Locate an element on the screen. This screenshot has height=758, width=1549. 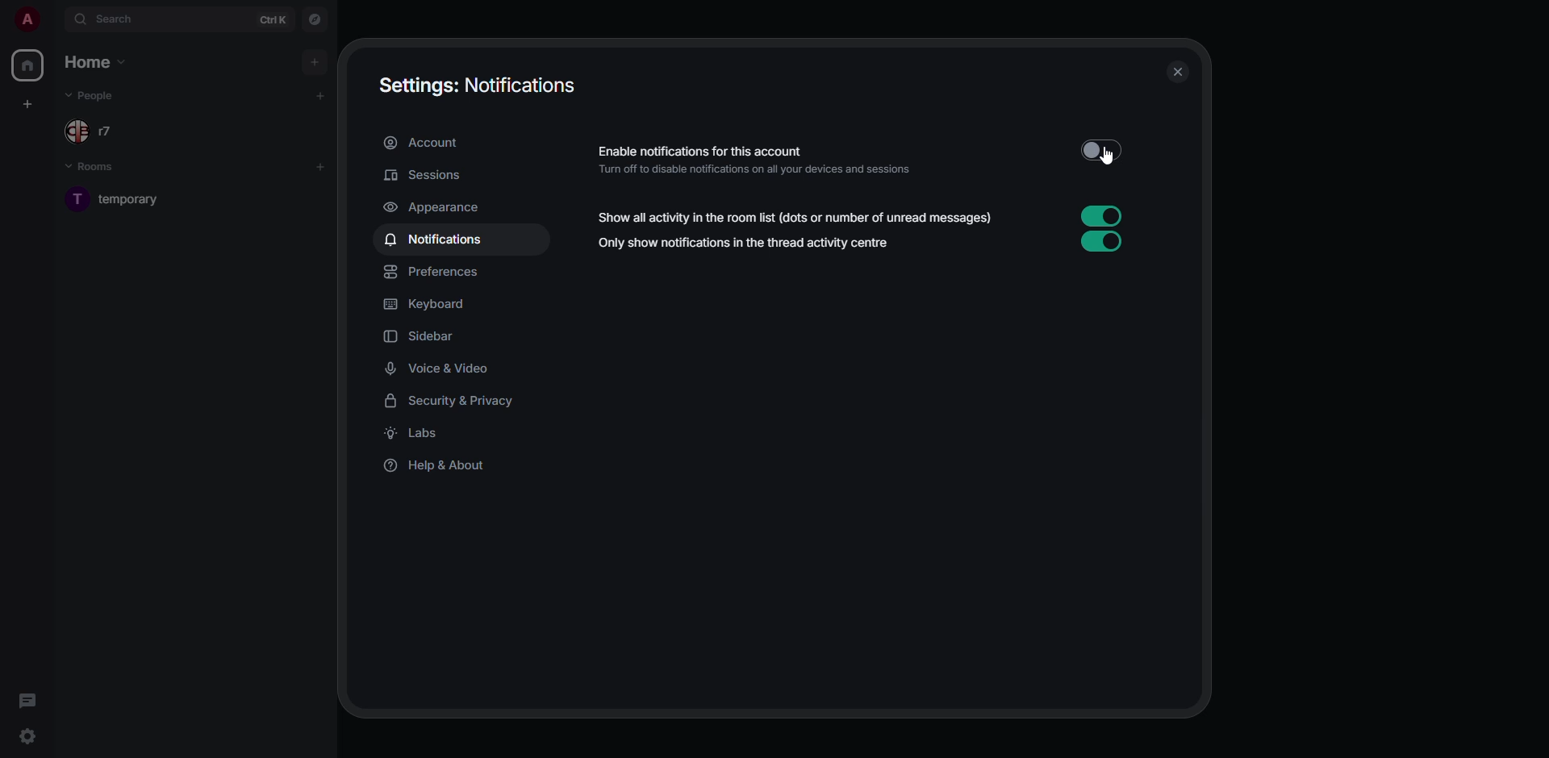
sidebar is located at coordinates (422, 336).